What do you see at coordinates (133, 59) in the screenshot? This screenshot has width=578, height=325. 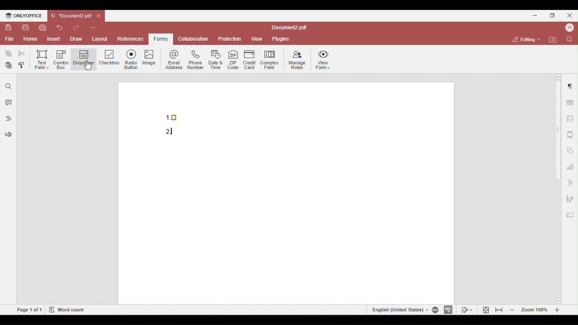 I see `radio button` at bounding box center [133, 59].